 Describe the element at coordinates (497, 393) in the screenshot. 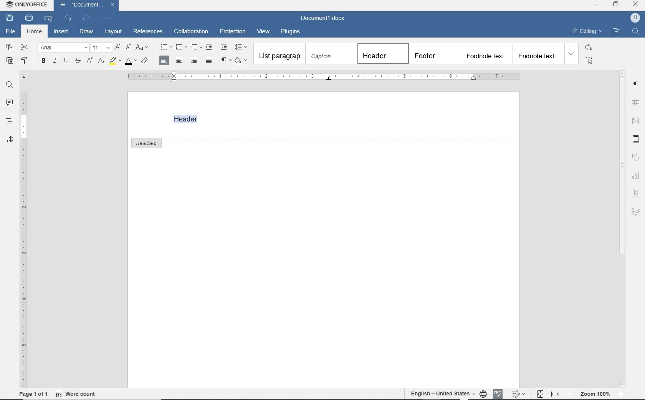

I see `spellchecking` at that location.